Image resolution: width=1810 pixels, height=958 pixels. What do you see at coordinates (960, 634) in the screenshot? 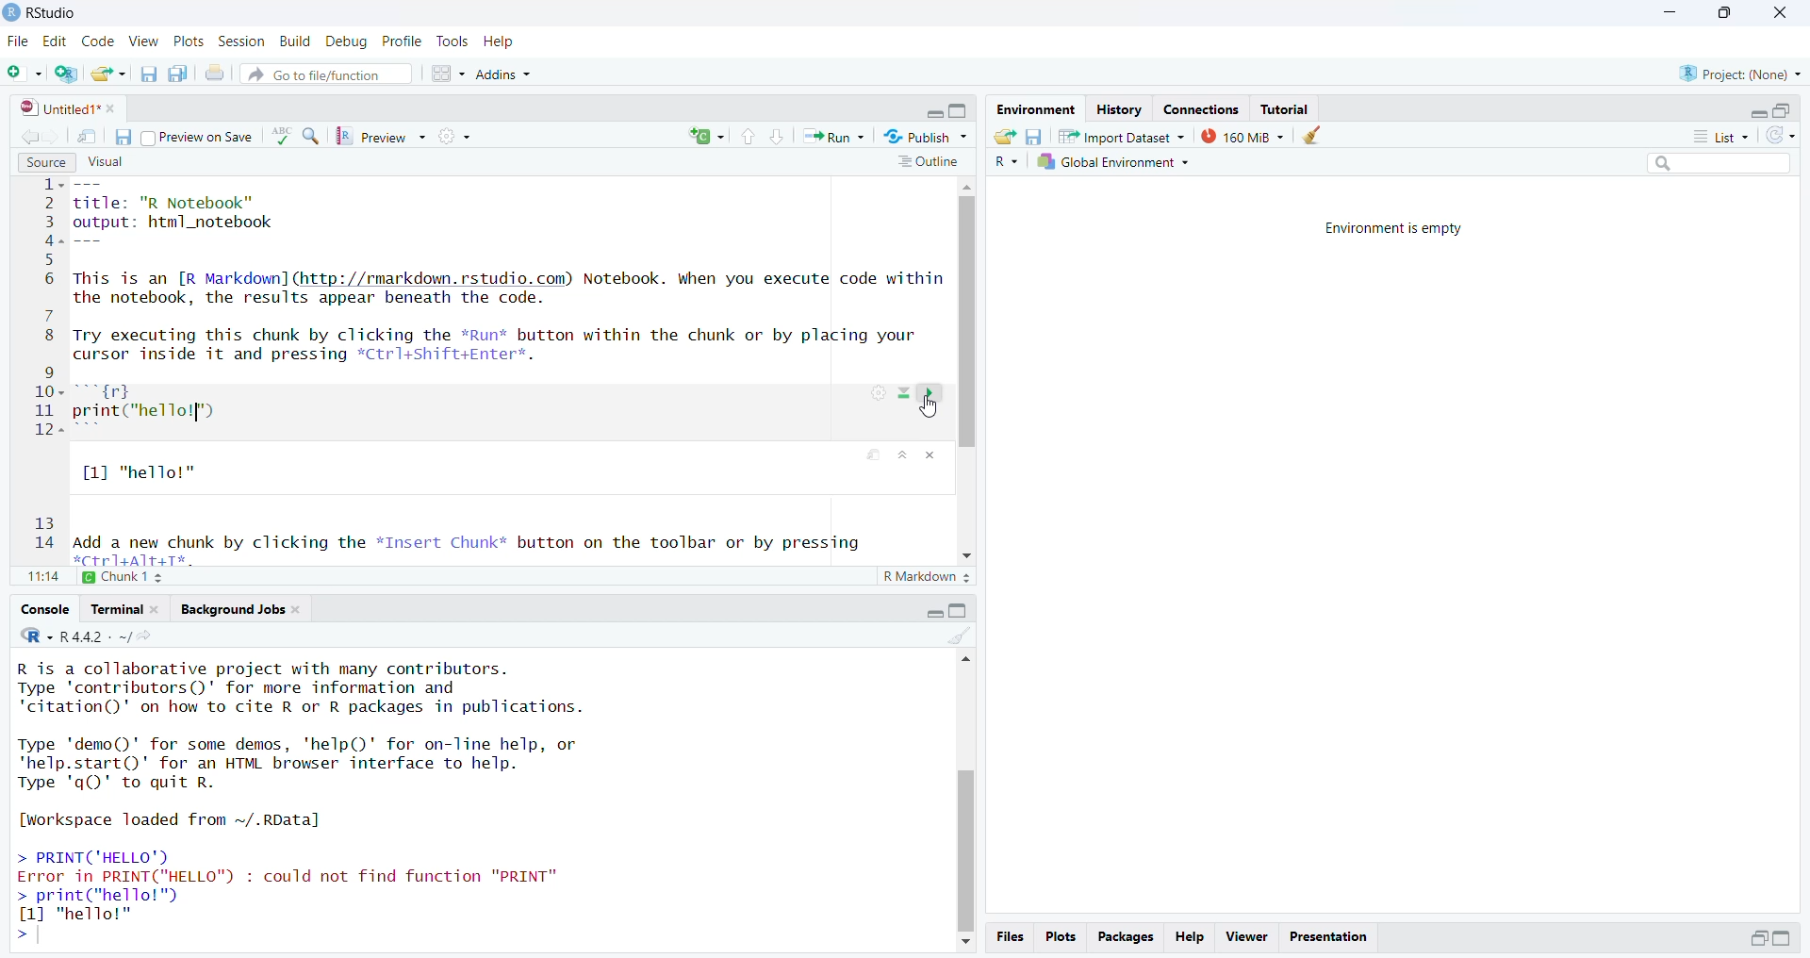
I see `clear console` at bounding box center [960, 634].